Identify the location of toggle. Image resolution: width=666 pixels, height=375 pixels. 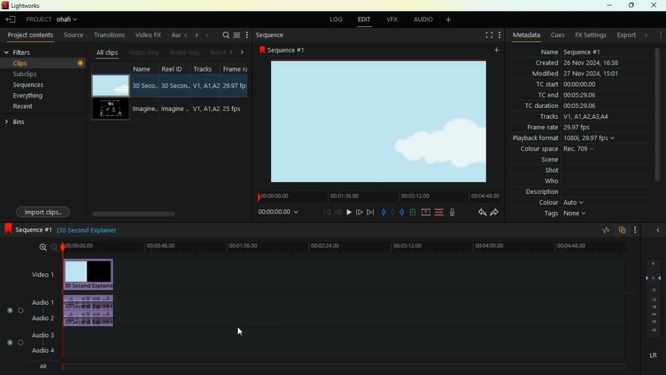
(10, 310).